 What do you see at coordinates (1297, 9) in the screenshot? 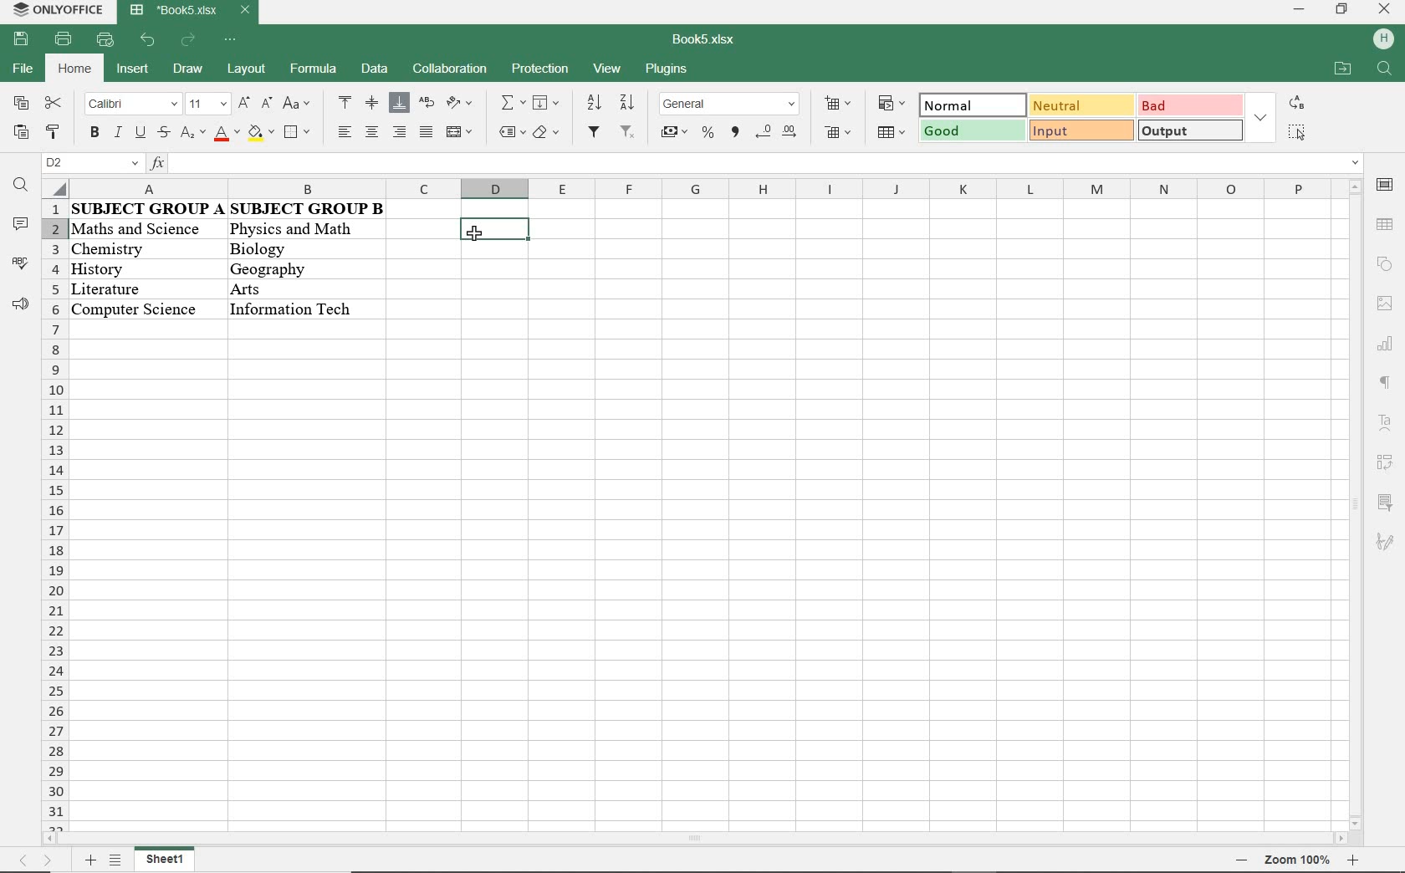
I see `minimize` at bounding box center [1297, 9].